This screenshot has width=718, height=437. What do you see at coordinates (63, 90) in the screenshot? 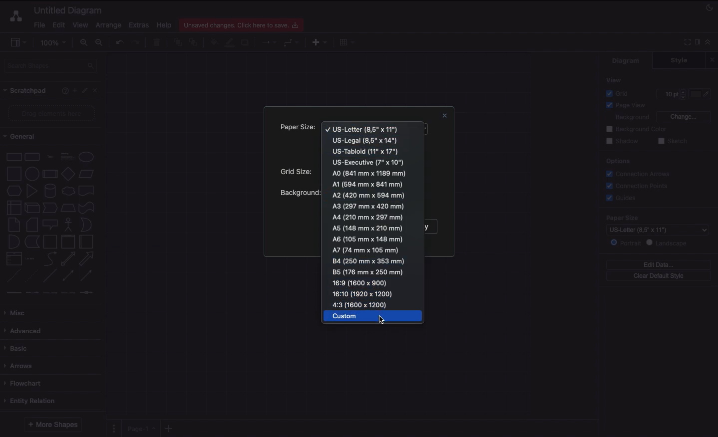
I see `Help` at bounding box center [63, 90].